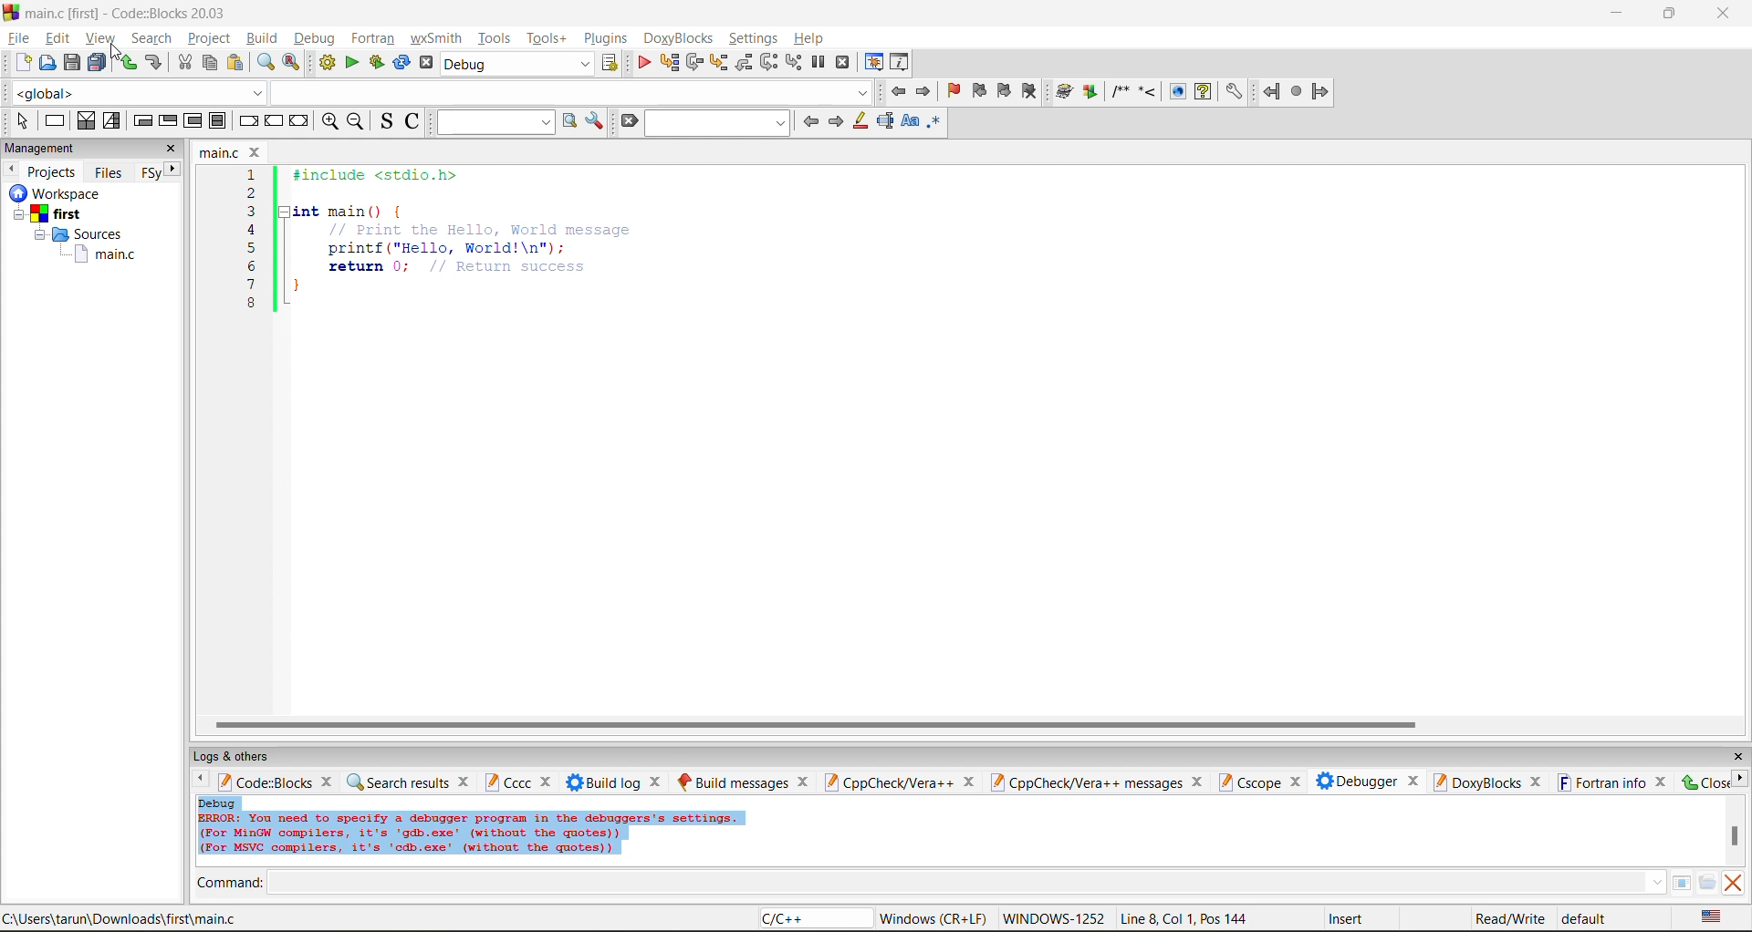 The image size is (1752, 932). Describe the element at coordinates (721, 122) in the screenshot. I see `search` at that location.